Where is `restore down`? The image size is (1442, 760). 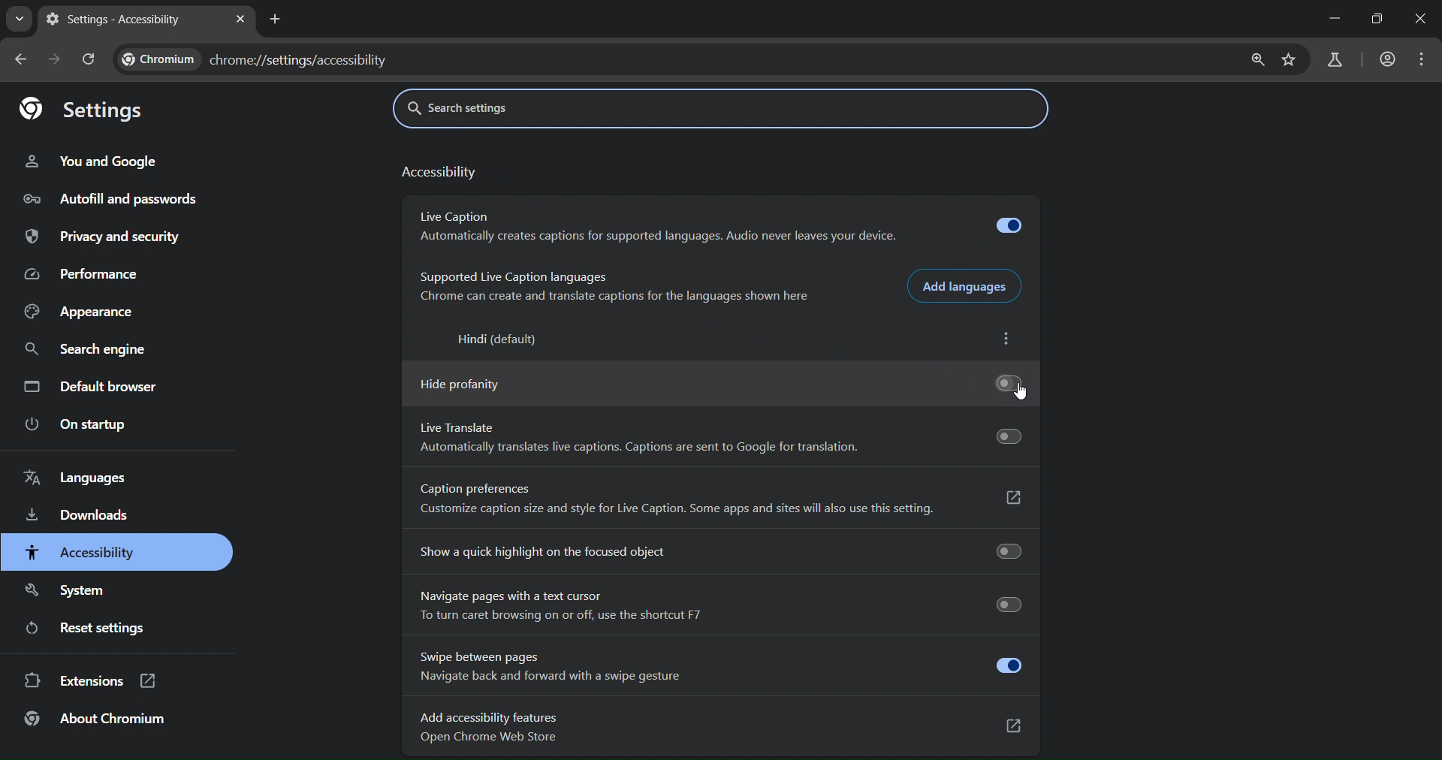
restore down is located at coordinates (1380, 19).